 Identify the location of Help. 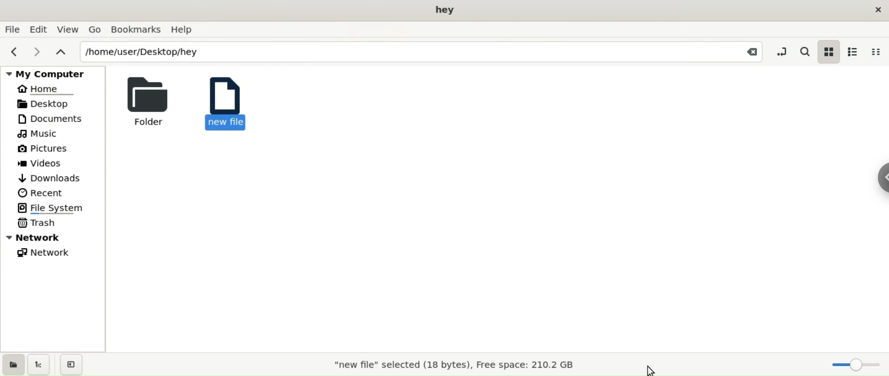
(185, 30).